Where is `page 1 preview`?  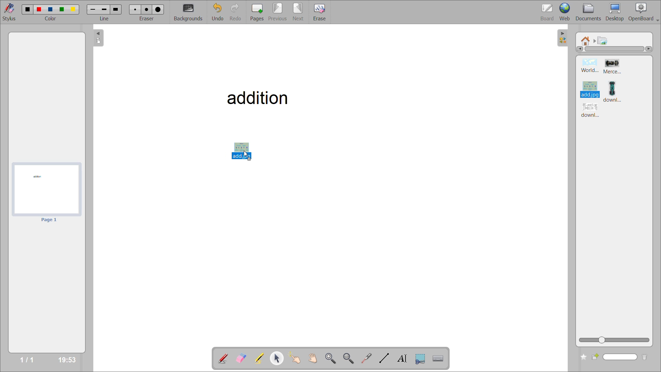
page 1 preview is located at coordinates (45, 189).